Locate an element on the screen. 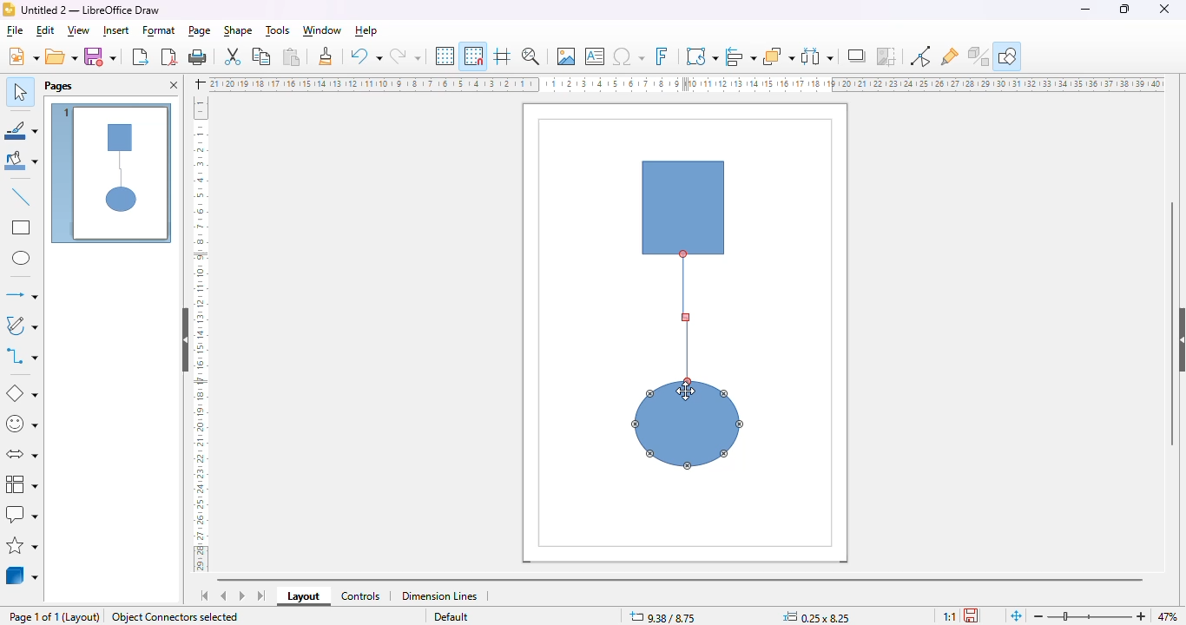  view is located at coordinates (79, 30).